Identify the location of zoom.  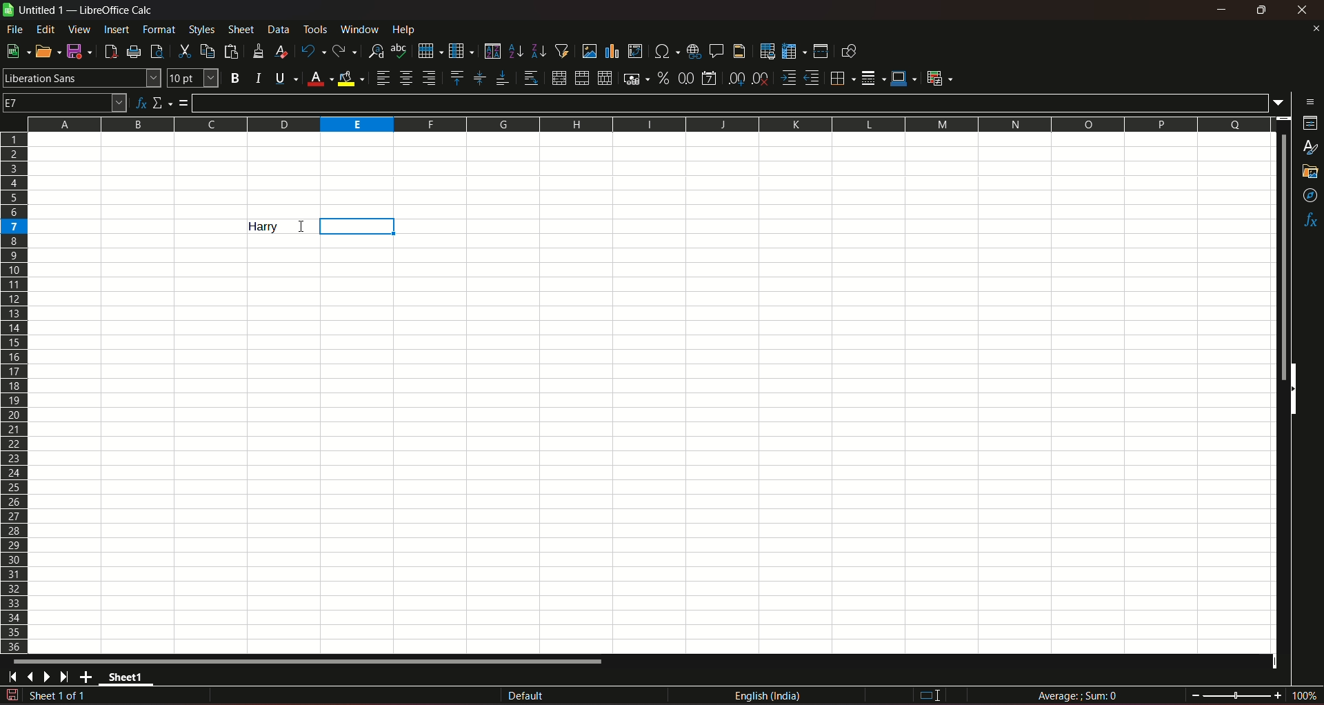
(1254, 694).